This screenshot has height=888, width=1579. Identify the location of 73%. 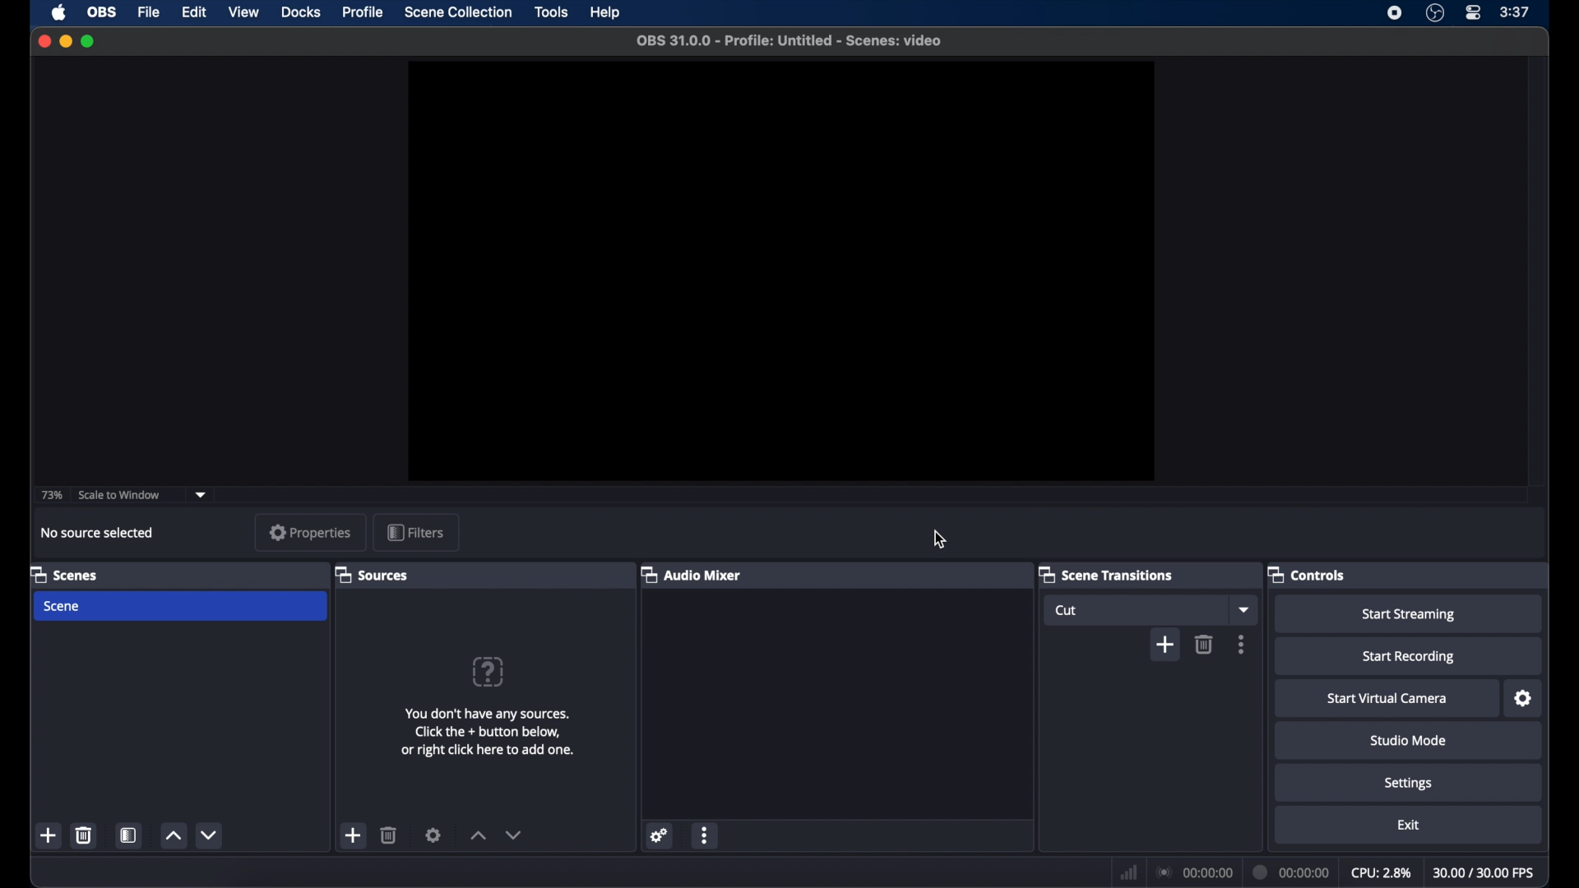
(50, 496).